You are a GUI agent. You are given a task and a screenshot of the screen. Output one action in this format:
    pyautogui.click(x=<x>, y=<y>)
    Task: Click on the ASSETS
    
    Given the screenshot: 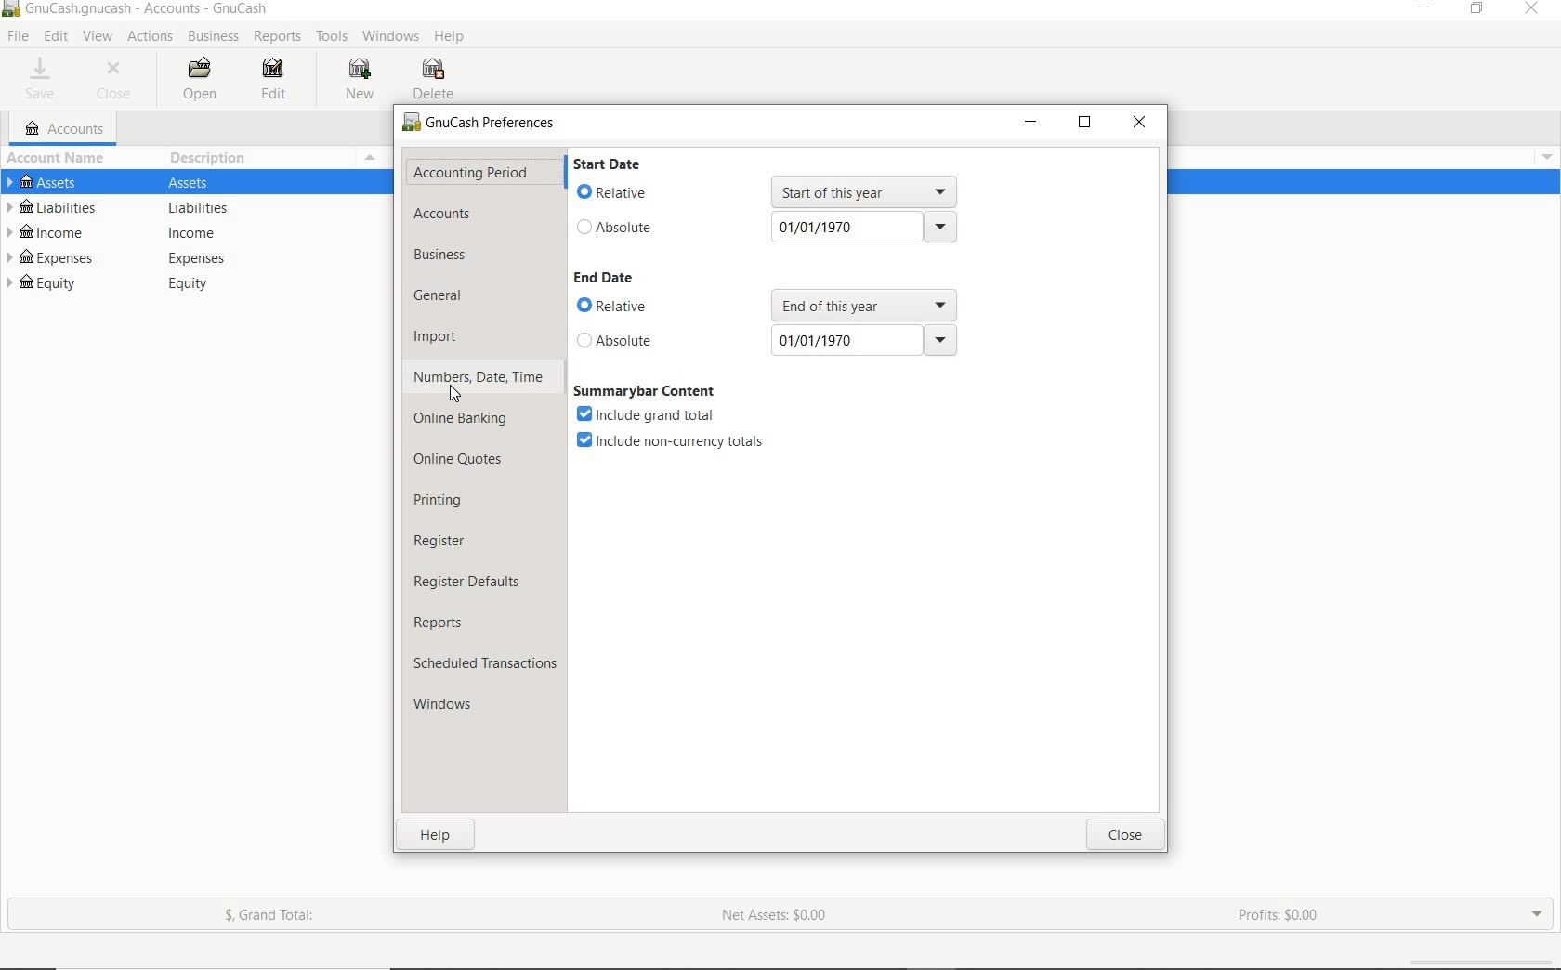 What is the action you would take?
    pyautogui.click(x=195, y=184)
    